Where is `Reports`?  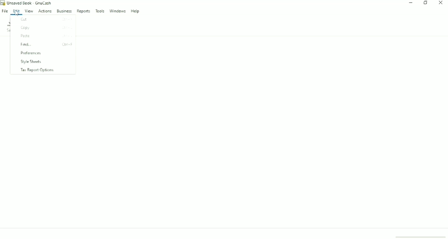
Reports is located at coordinates (83, 11).